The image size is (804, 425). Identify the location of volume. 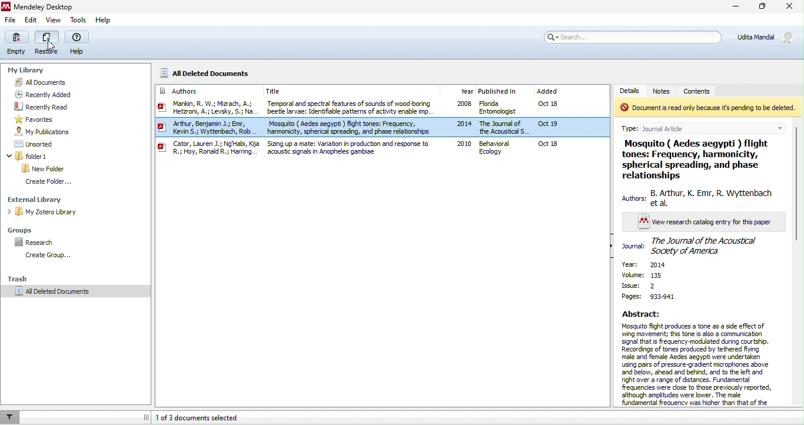
(649, 275).